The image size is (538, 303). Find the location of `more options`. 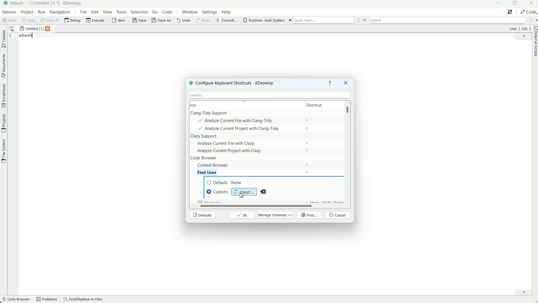

more options is located at coordinates (290, 20).